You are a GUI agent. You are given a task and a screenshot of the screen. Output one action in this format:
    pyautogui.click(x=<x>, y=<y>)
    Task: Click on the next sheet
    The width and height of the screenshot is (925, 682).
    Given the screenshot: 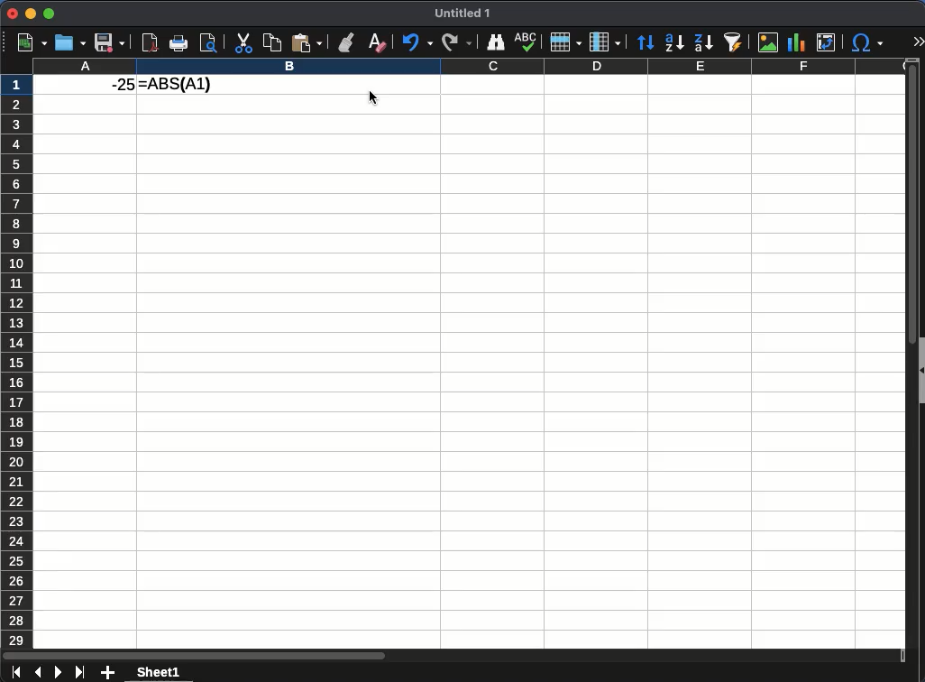 What is the action you would take?
    pyautogui.click(x=57, y=673)
    